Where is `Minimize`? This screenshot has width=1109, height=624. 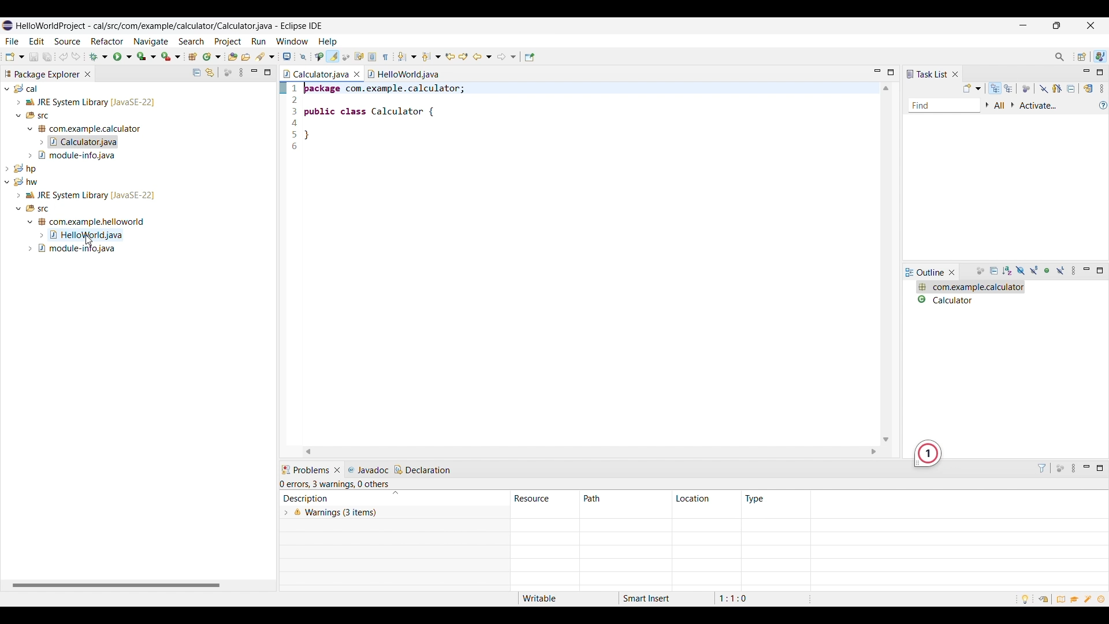 Minimize is located at coordinates (878, 72).